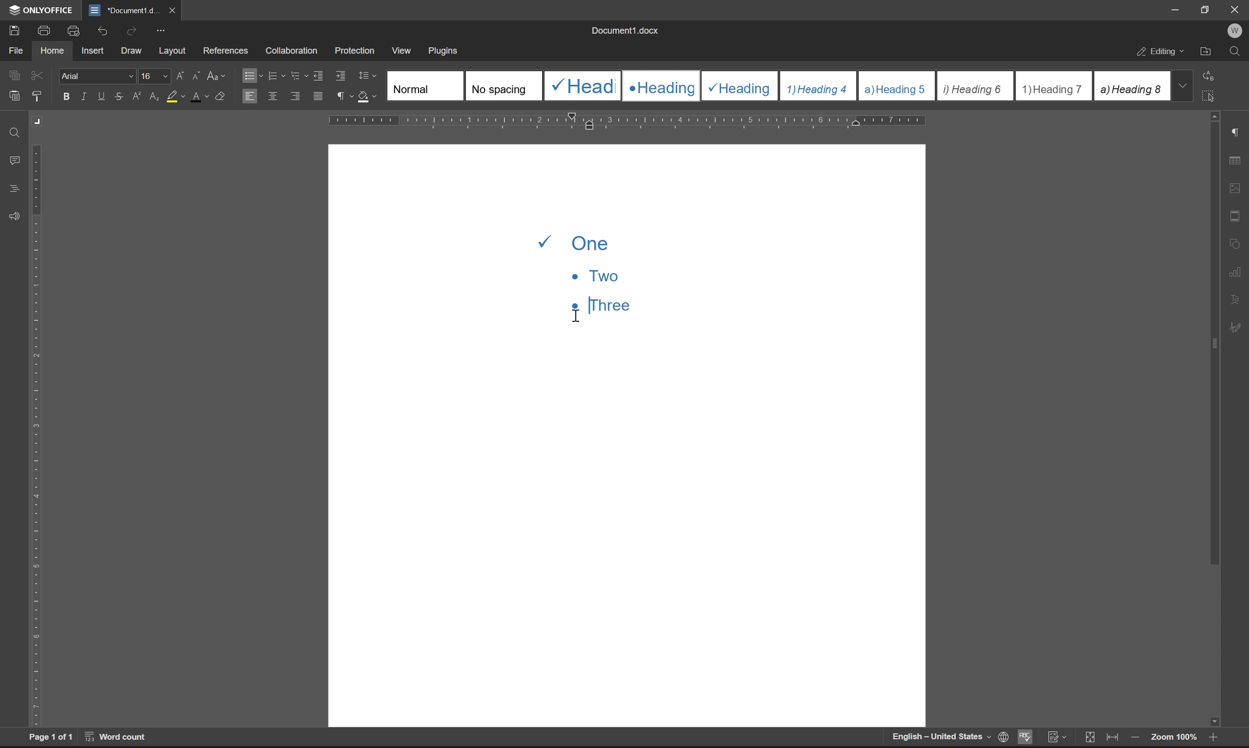 The width and height of the screenshot is (1249, 748). I want to click on Heading 4, so click(819, 86).